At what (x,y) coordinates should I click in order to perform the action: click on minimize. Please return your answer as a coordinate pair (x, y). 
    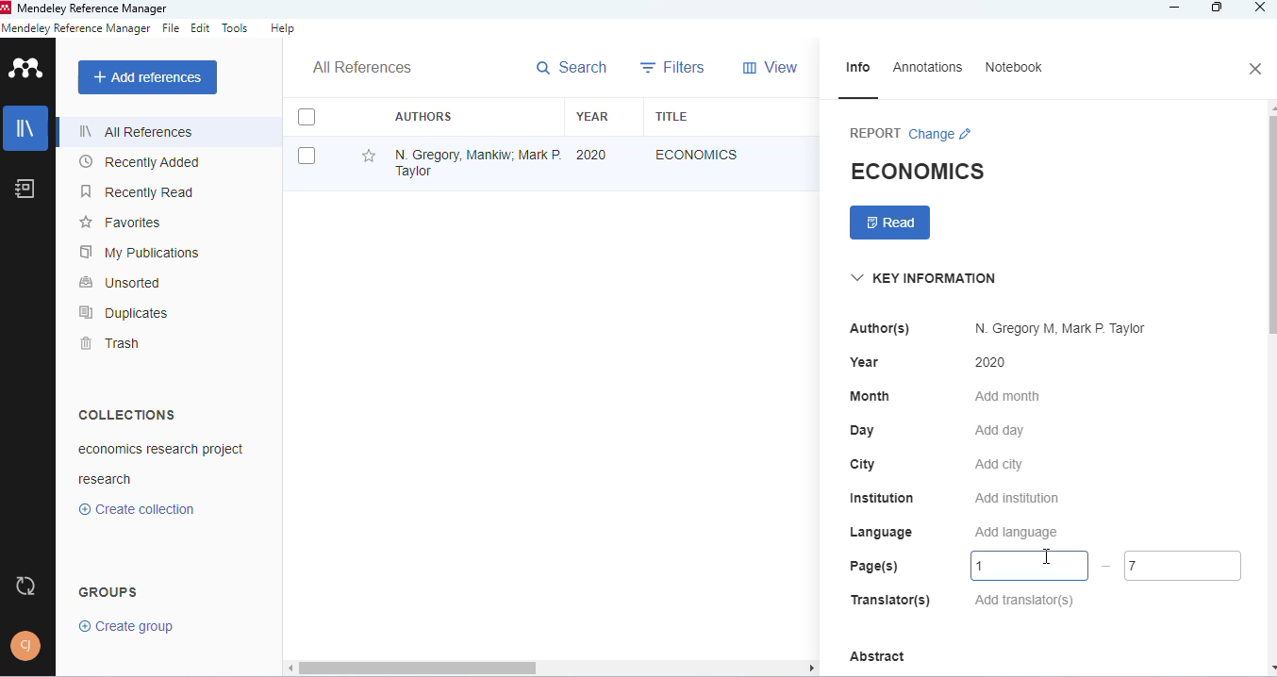
    Looking at the image, I should click on (1176, 8).